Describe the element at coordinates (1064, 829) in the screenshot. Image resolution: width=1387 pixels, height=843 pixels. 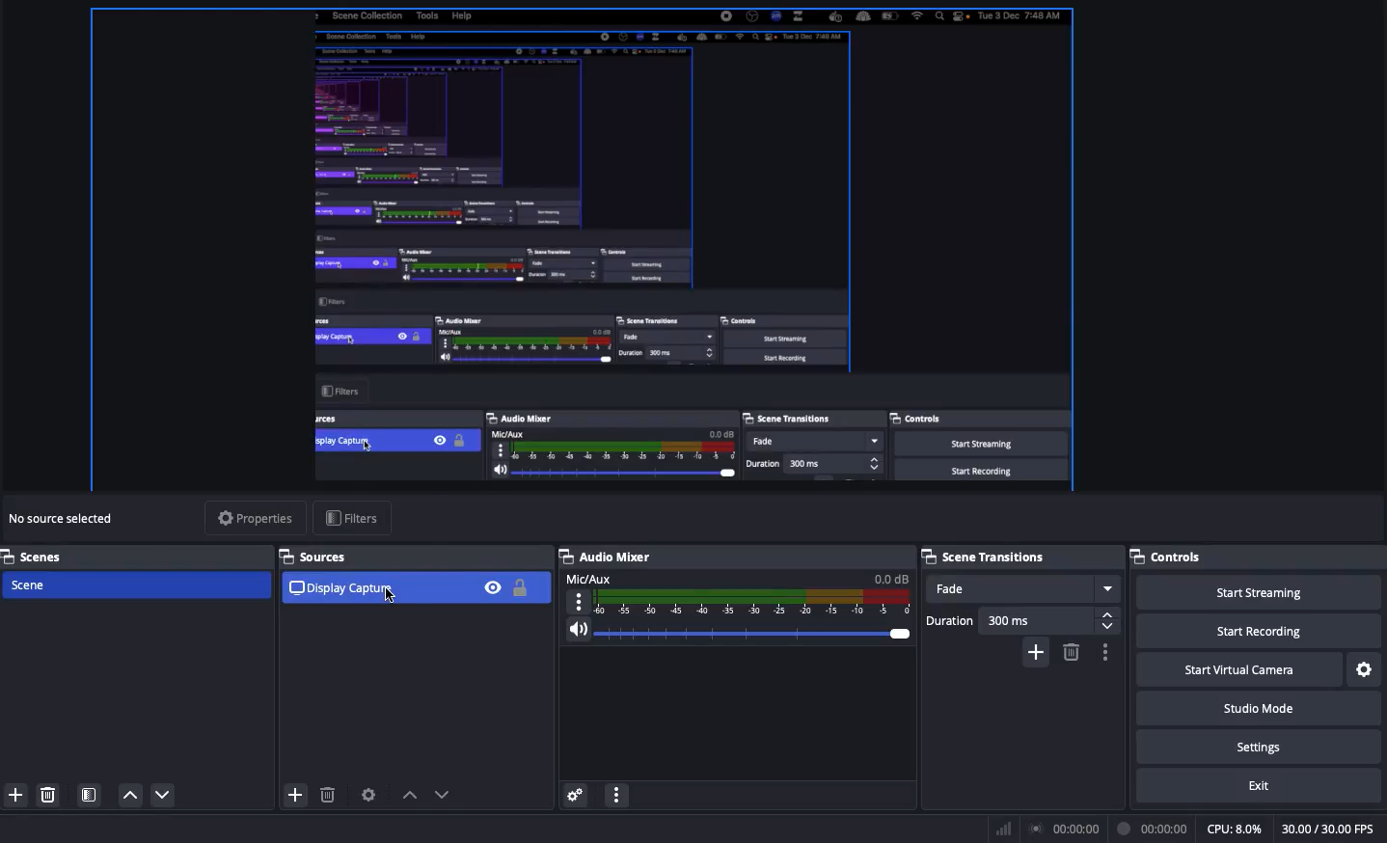
I see `Broadcast` at that location.